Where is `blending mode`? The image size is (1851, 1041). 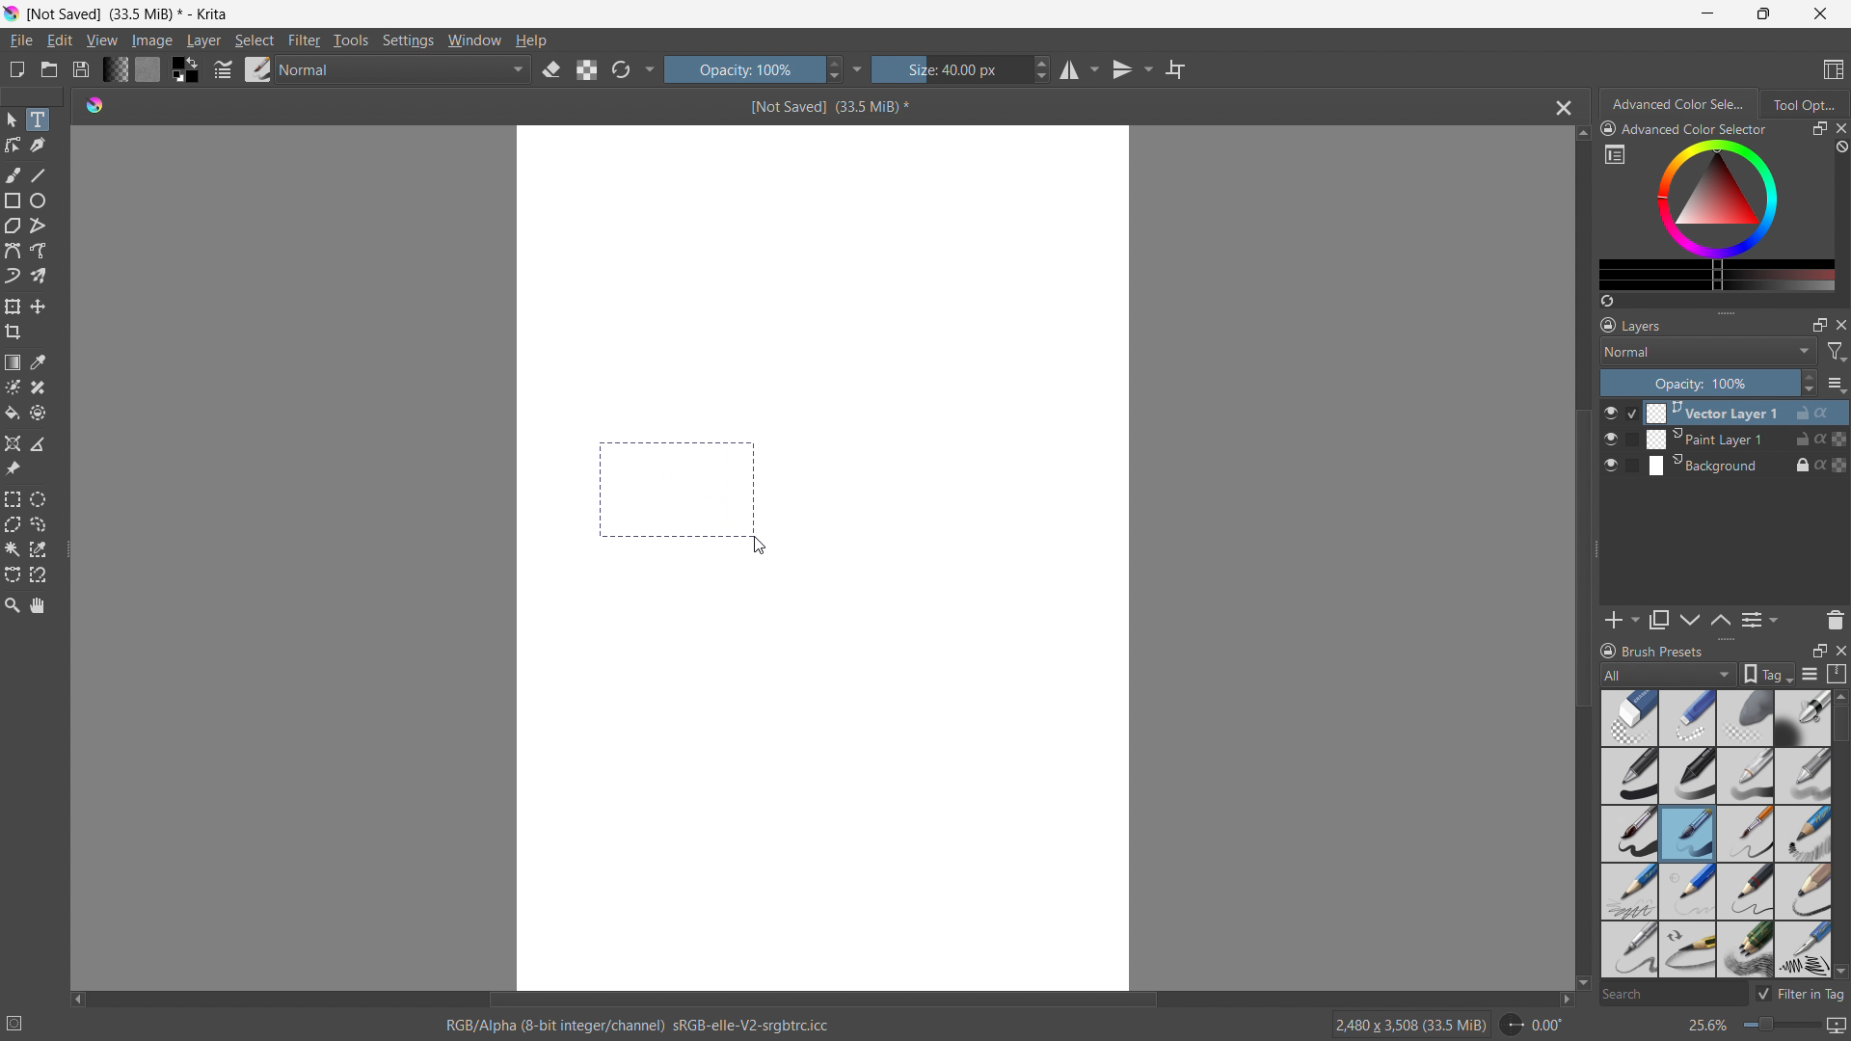
blending mode is located at coordinates (405, 70).